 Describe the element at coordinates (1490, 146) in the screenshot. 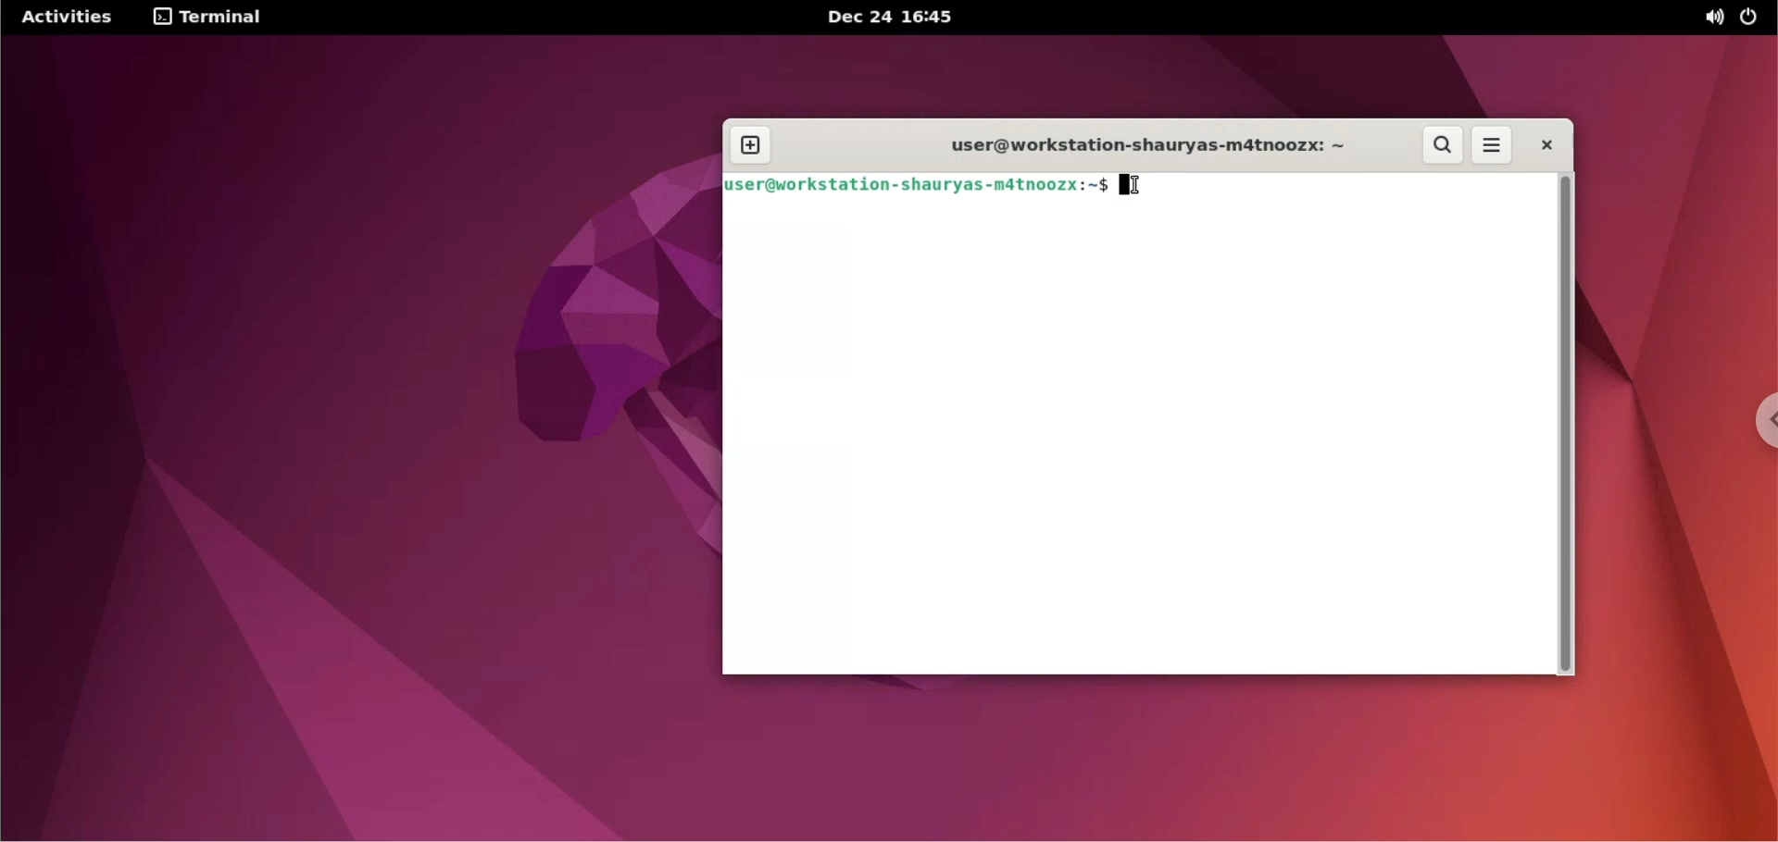

I see `terminal menus` at that location.